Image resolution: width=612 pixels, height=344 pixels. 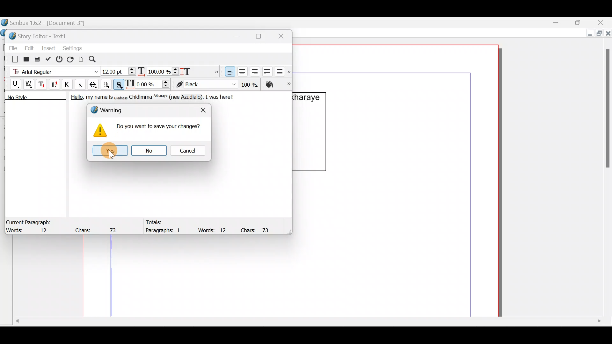 I want to click on color of text stroke, so click(x=206, y=85).